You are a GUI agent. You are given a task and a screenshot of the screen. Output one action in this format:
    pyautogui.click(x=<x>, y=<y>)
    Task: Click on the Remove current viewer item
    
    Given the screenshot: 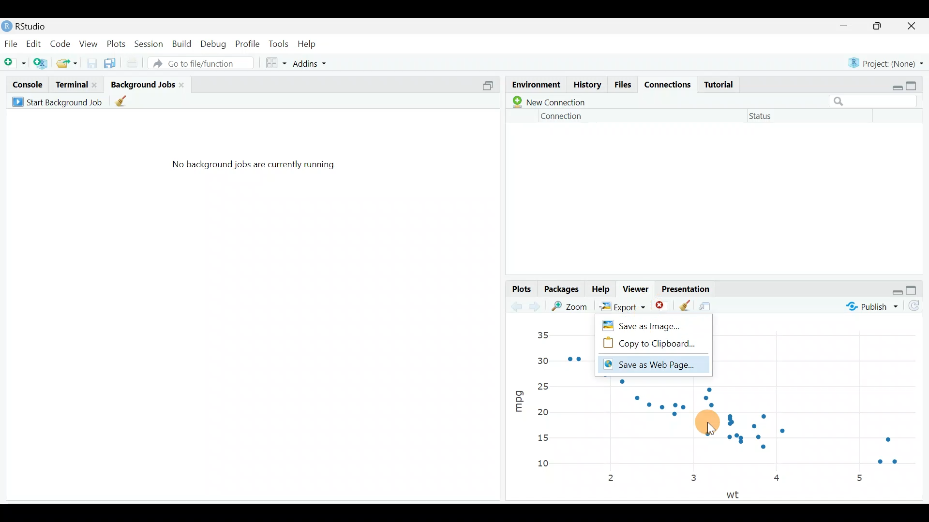 What is the action you would take?
    pyautogui.click(x=663, y=306)
    